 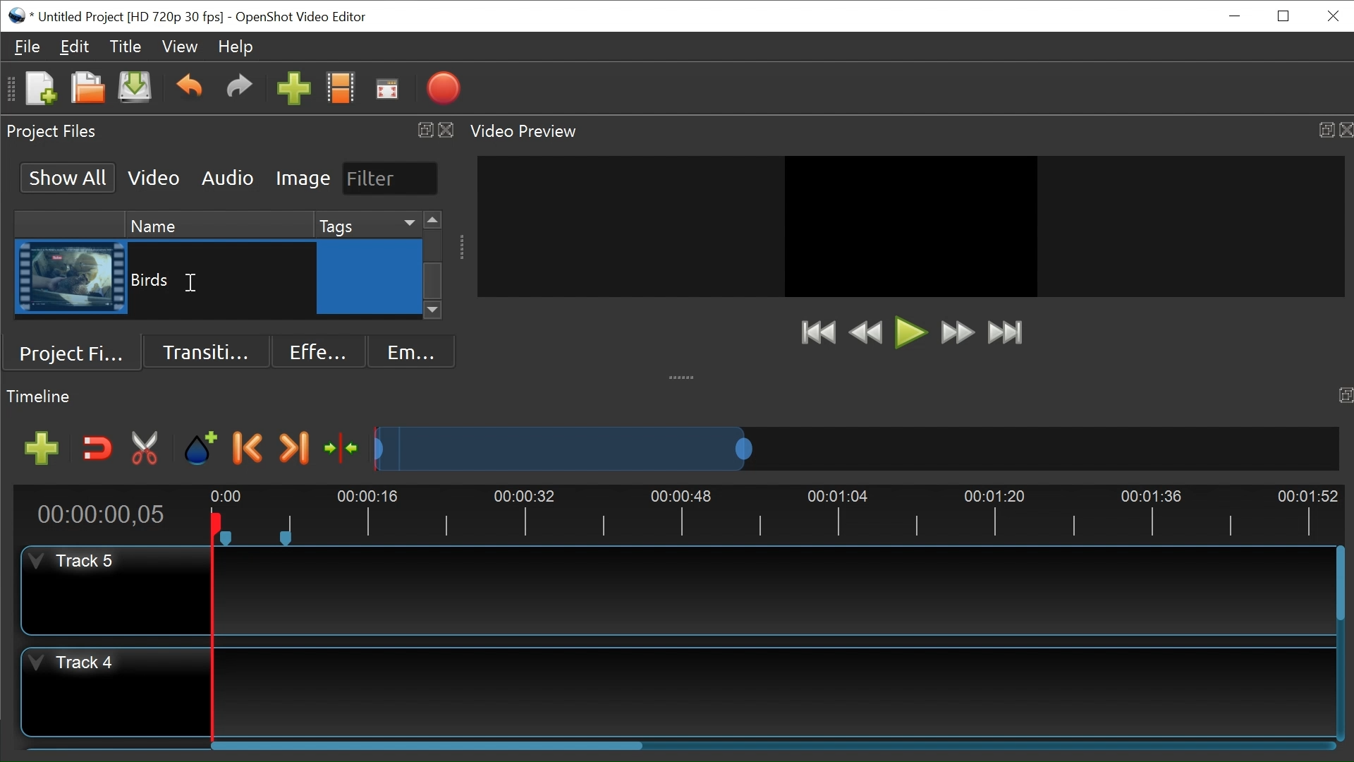 What do you see at coordinates (69, 665) in the screenshot?
I see `Track Header` at bounding box center [69, 665].